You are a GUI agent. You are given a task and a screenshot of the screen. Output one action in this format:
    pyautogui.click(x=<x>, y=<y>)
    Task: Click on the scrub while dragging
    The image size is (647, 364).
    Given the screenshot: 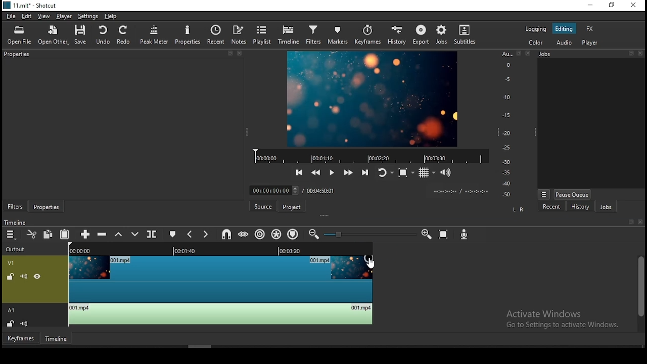 What is the action you would take?
    pyautogui.click(x=245, y=234)
    